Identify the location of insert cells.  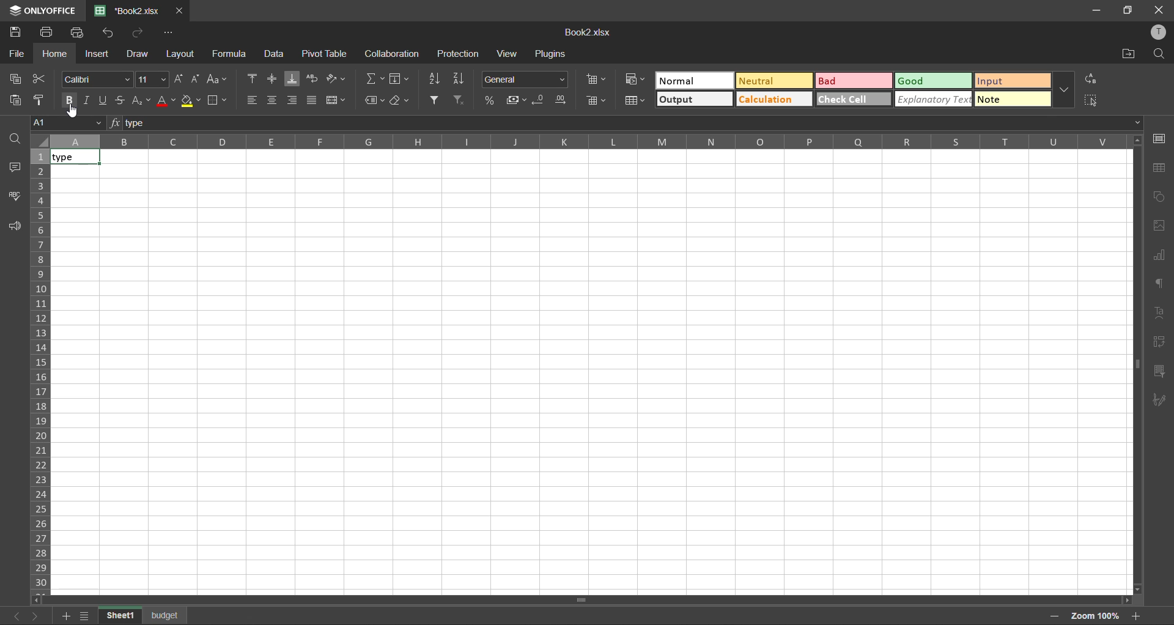
(595, 79).